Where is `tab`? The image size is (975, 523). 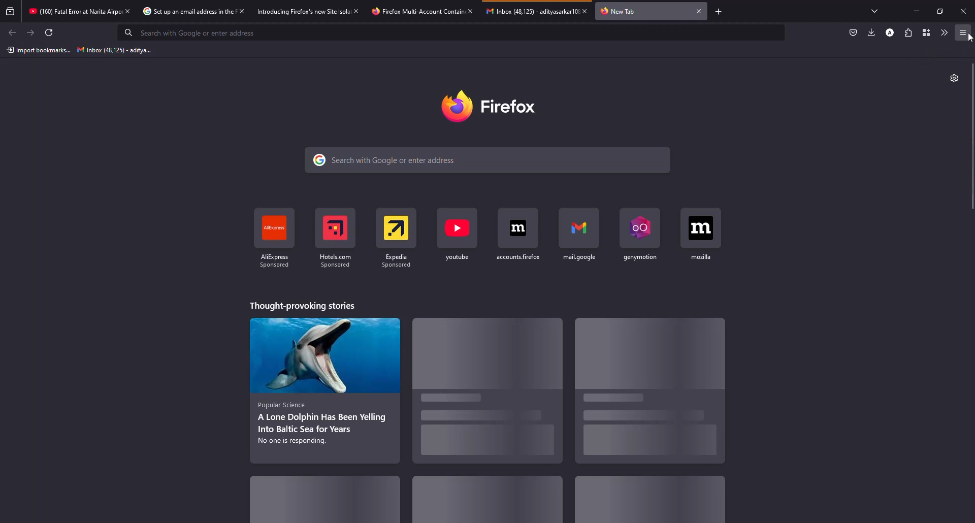
tab is located at coordinates (531, 11).